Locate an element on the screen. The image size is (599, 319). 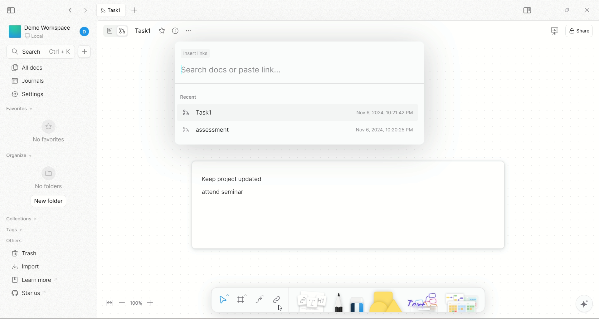
no favorites is located at coordinates (54, 133).